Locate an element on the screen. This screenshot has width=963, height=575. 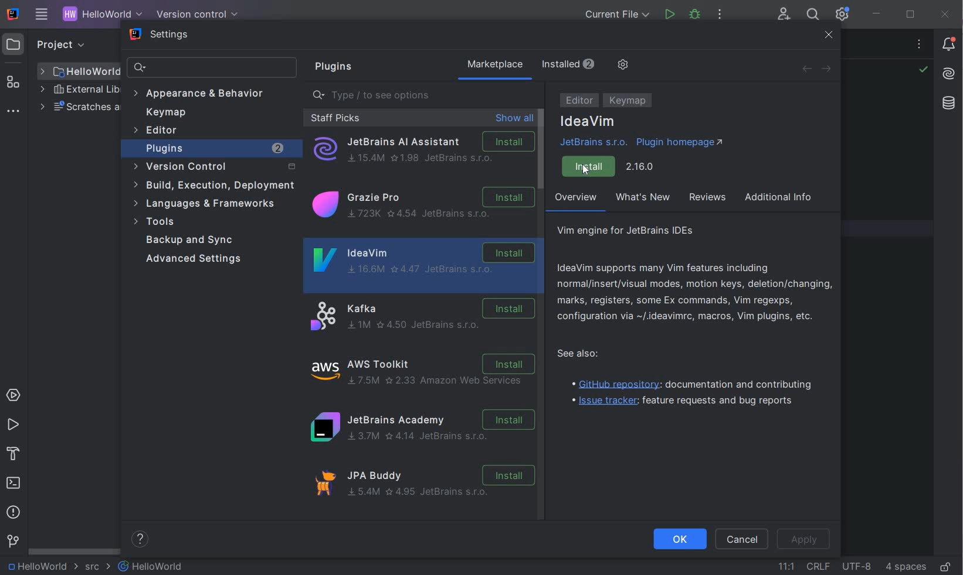
search settings is located at coordinates (213, 68).